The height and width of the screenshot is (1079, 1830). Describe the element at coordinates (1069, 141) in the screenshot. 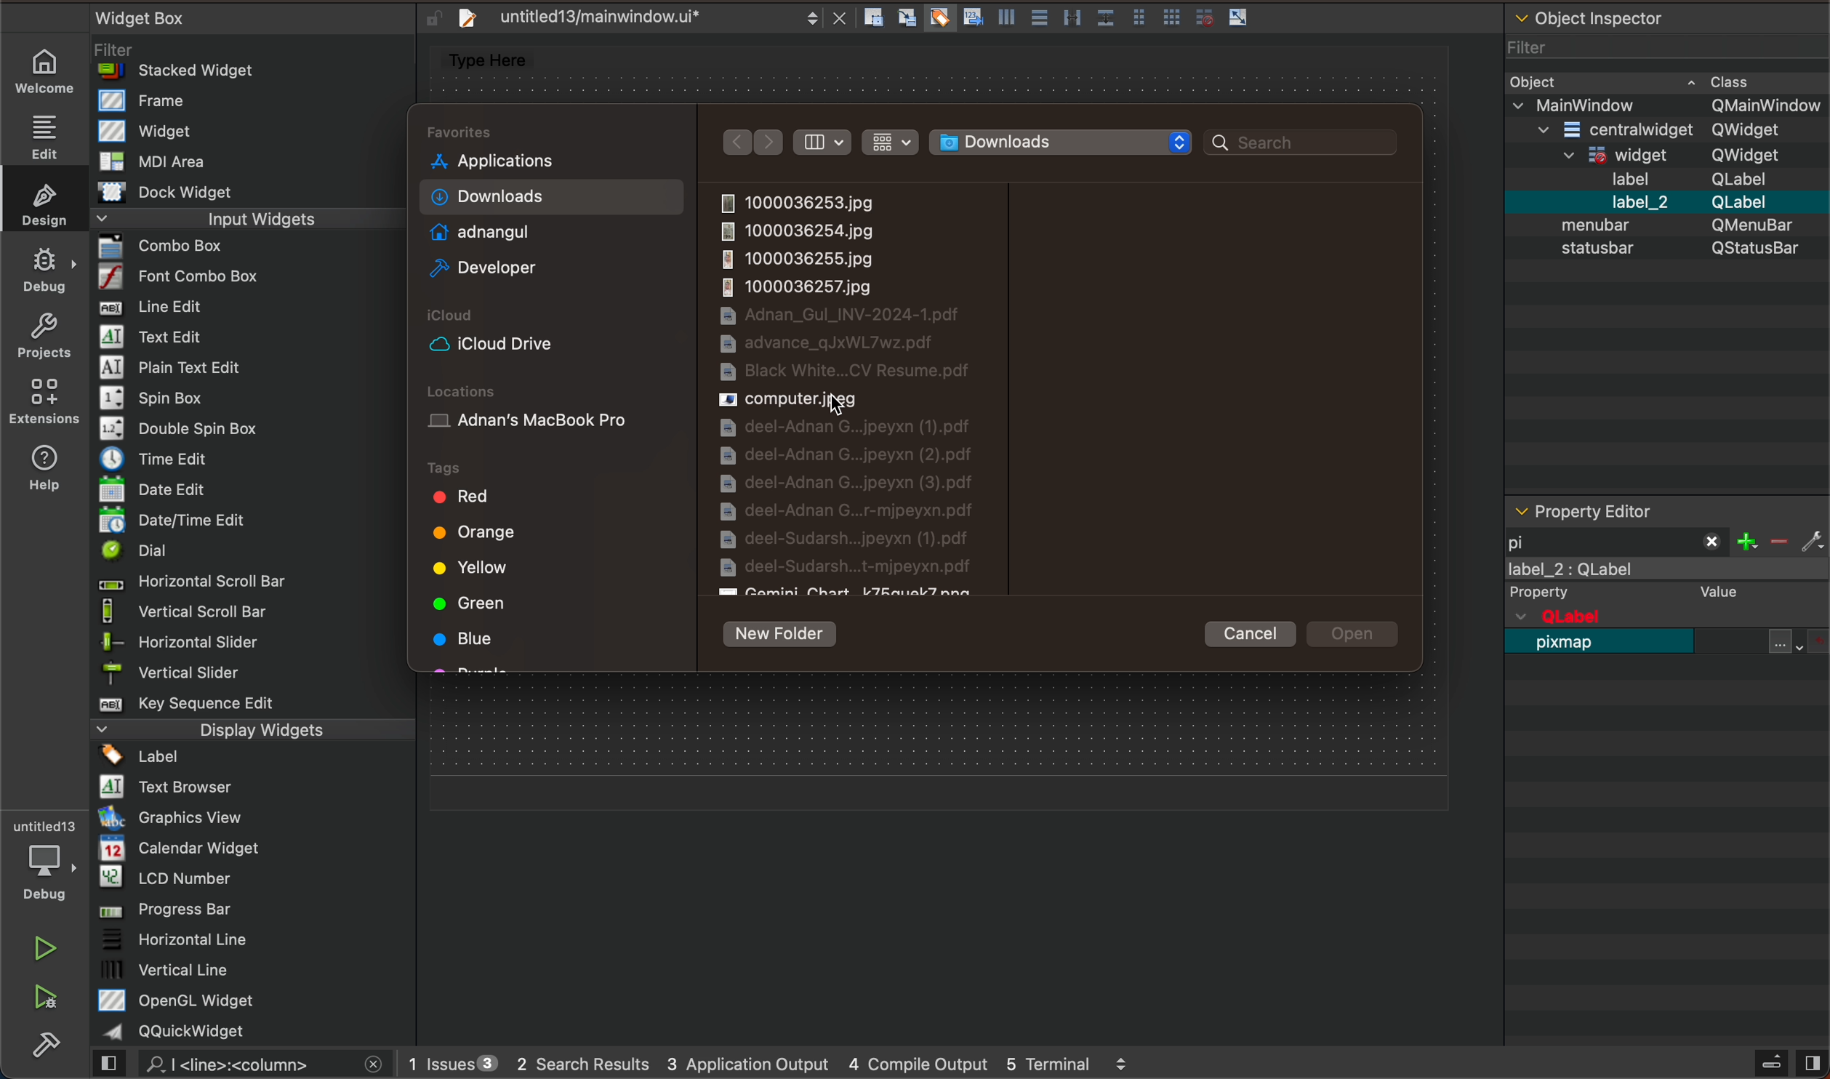

I see `select folder` at that location.